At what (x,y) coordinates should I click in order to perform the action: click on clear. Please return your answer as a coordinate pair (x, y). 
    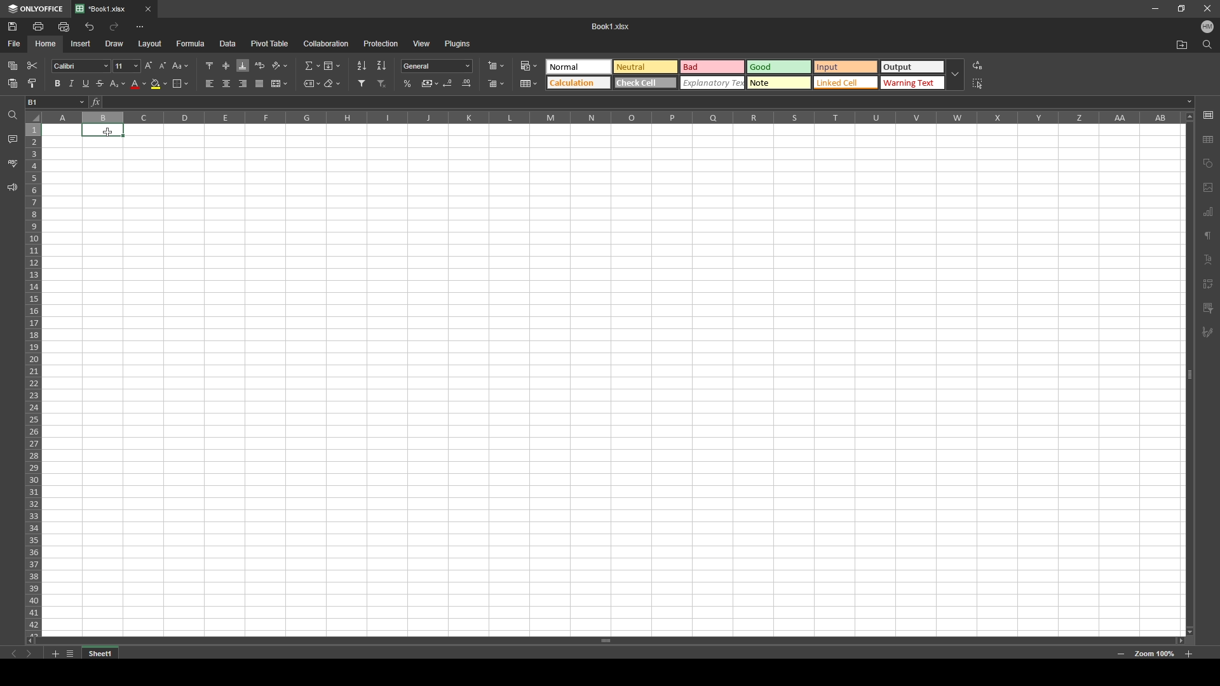
    Looking at the image, I should click on (332, 83).